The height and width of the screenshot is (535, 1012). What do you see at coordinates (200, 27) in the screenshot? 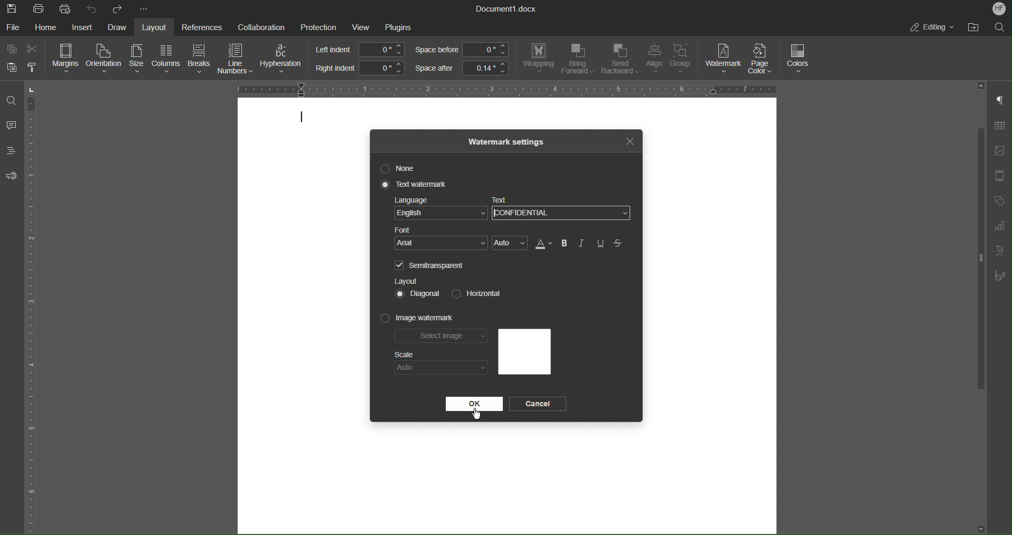
I see `References` at bounding box center [200, 27].